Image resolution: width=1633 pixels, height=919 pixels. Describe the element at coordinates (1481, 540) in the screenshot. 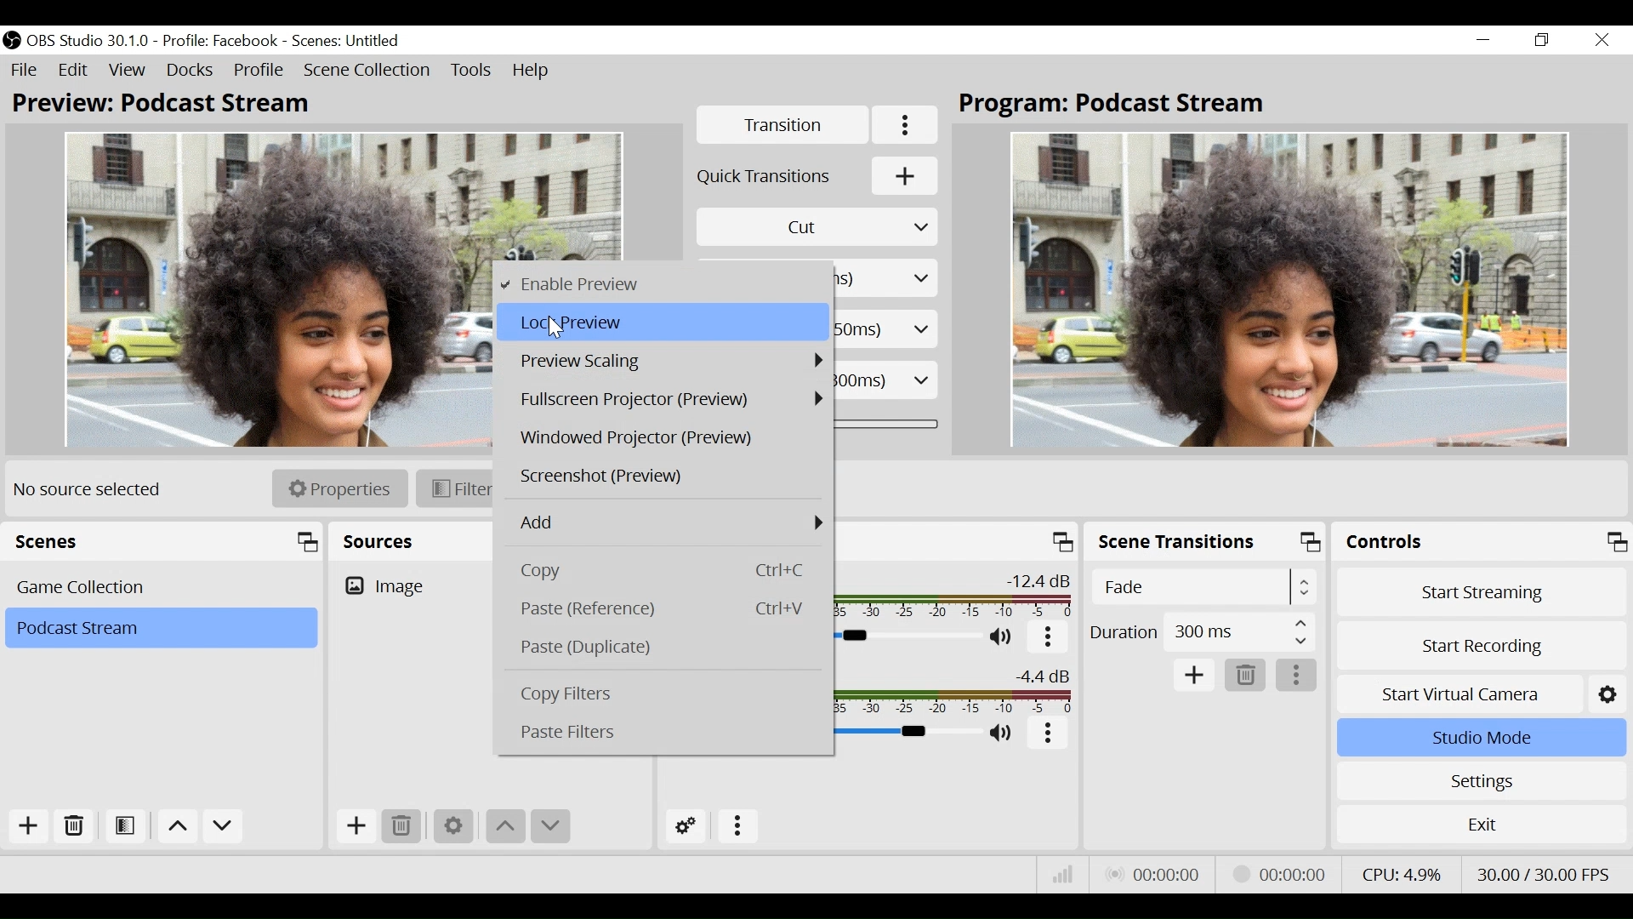

I see `Controls` at that location.